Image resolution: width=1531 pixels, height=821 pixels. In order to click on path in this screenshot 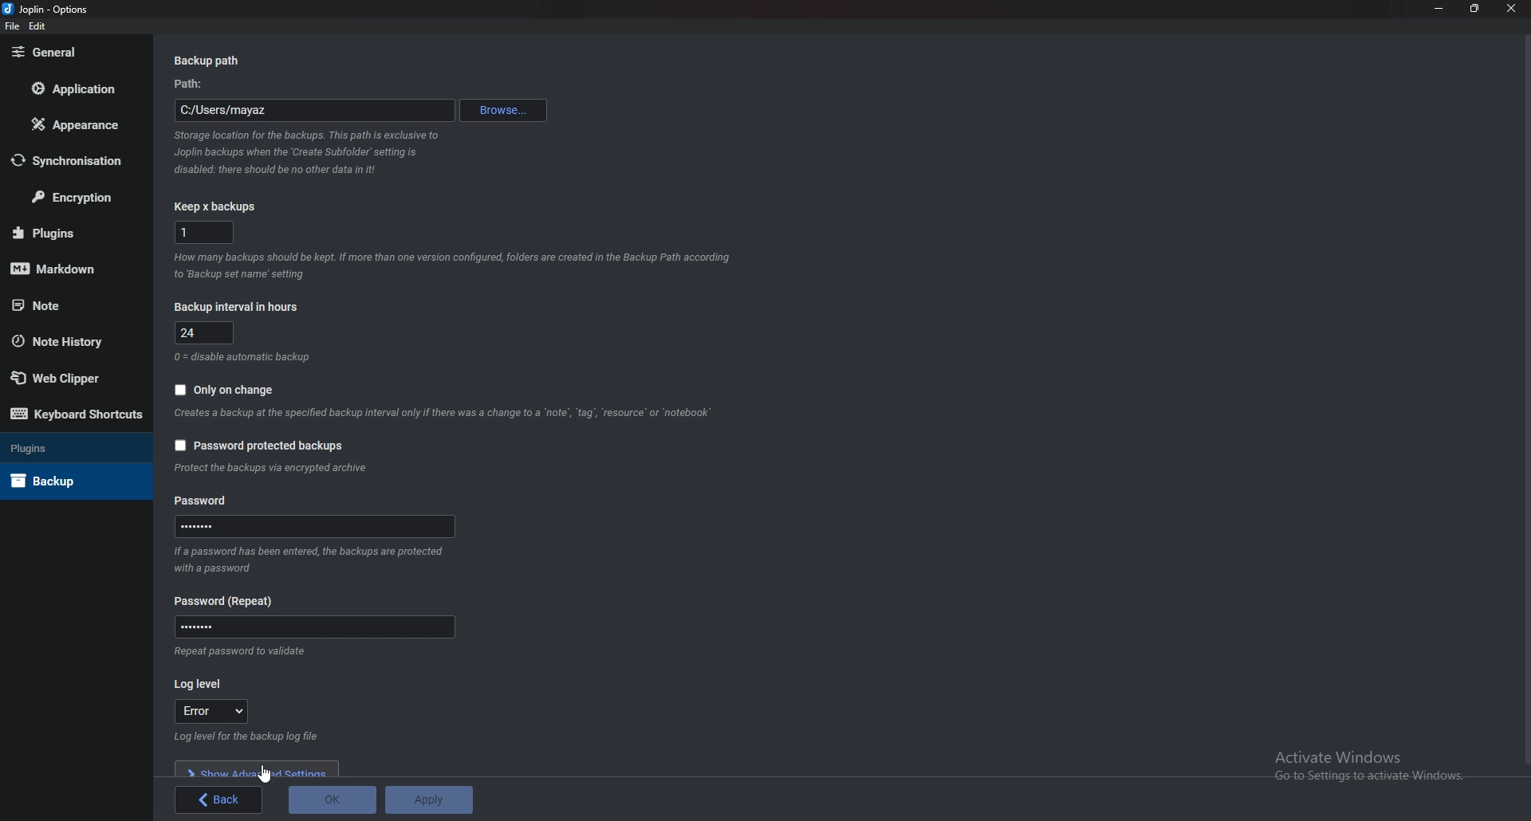, I will do `click(195, 84)`.